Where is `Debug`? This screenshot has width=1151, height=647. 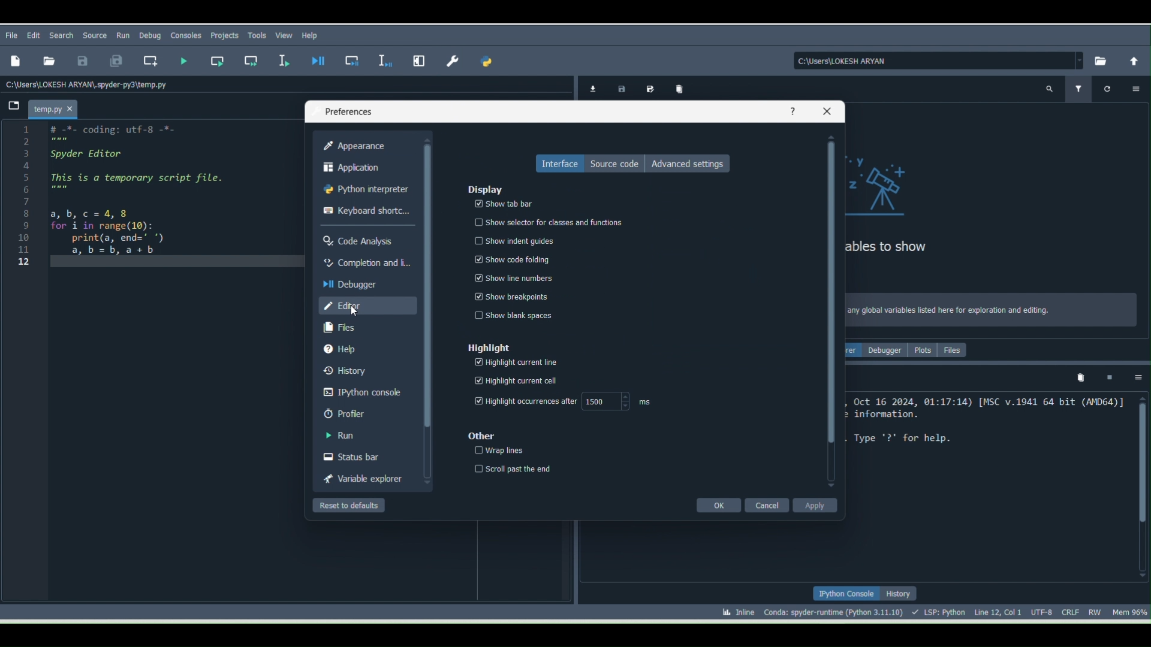
Debug is located at coordinates (150, 35).